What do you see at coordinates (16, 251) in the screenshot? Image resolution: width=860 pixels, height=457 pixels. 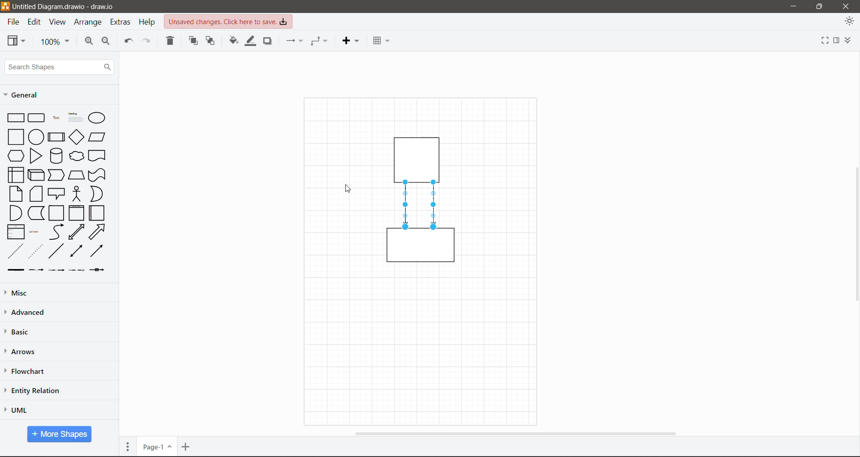 I see `dashed line` at bounding box center [16, 251].